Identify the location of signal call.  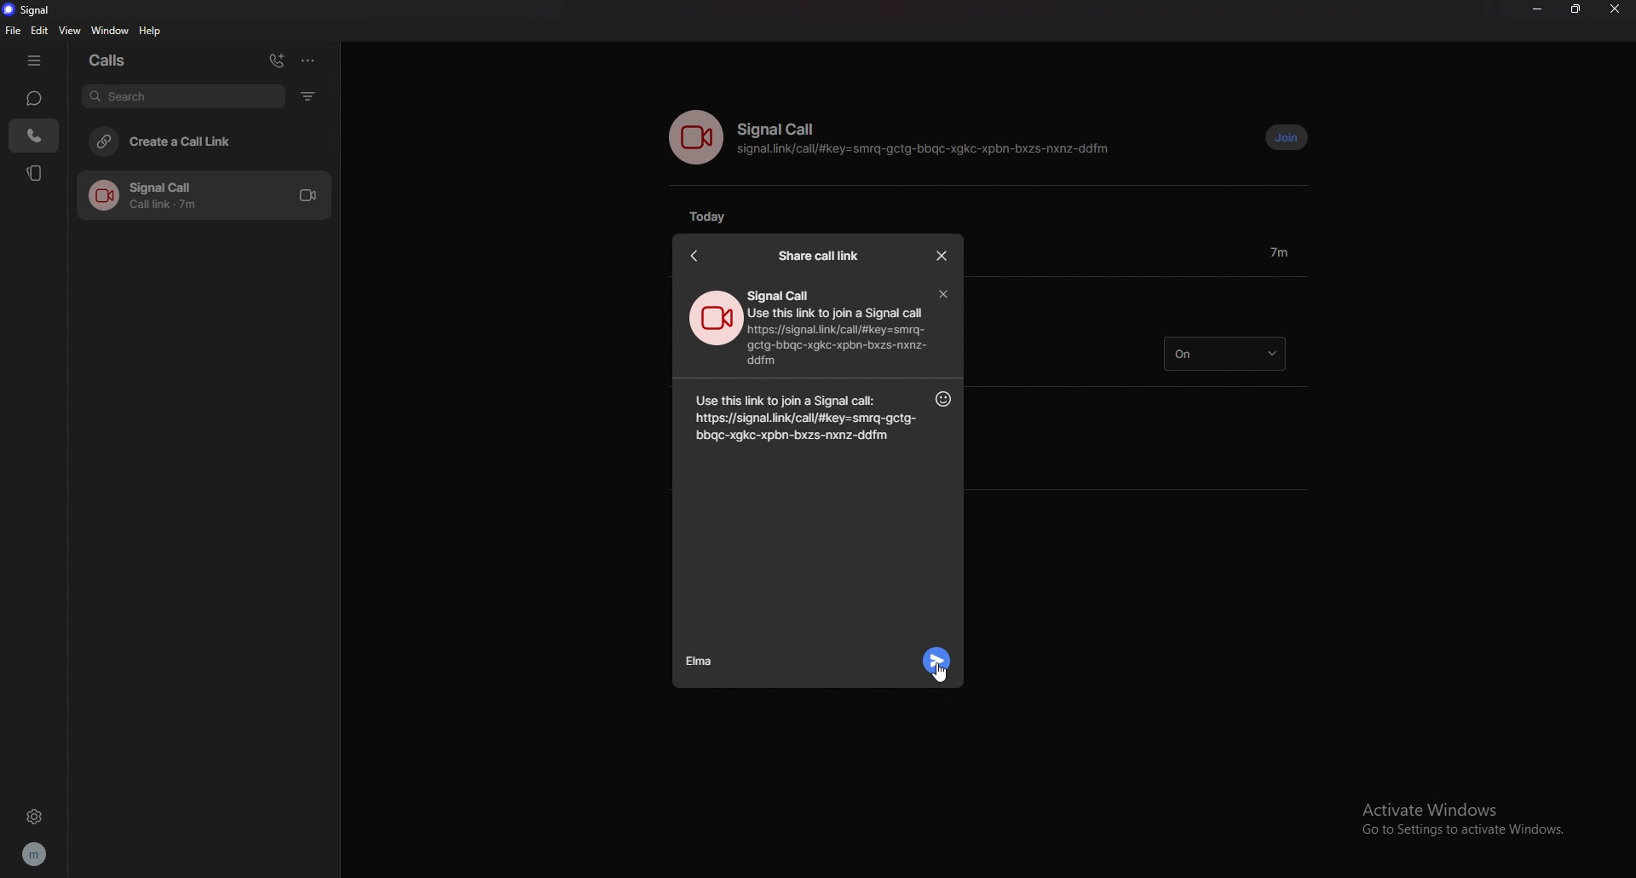
(780, 296).